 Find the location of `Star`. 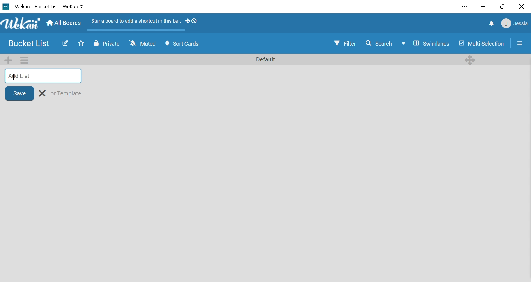

Star is located at coordinates (79, 43).